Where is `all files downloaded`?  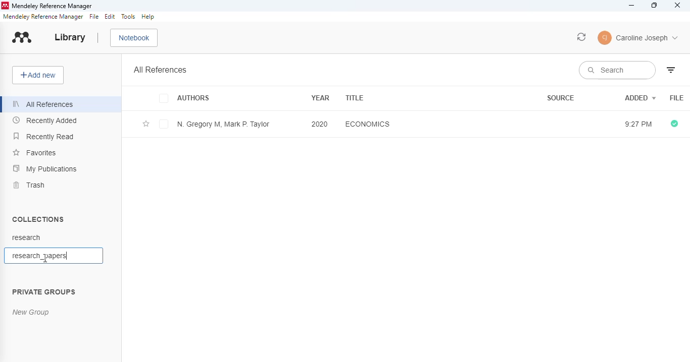 all files downloaded is located at coordinates (674, 124).